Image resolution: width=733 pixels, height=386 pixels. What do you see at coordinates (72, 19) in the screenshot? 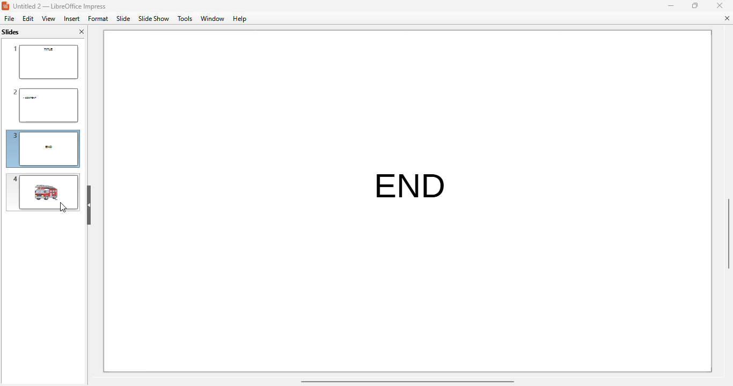
I see `insert` at bounding box center [72, 19].